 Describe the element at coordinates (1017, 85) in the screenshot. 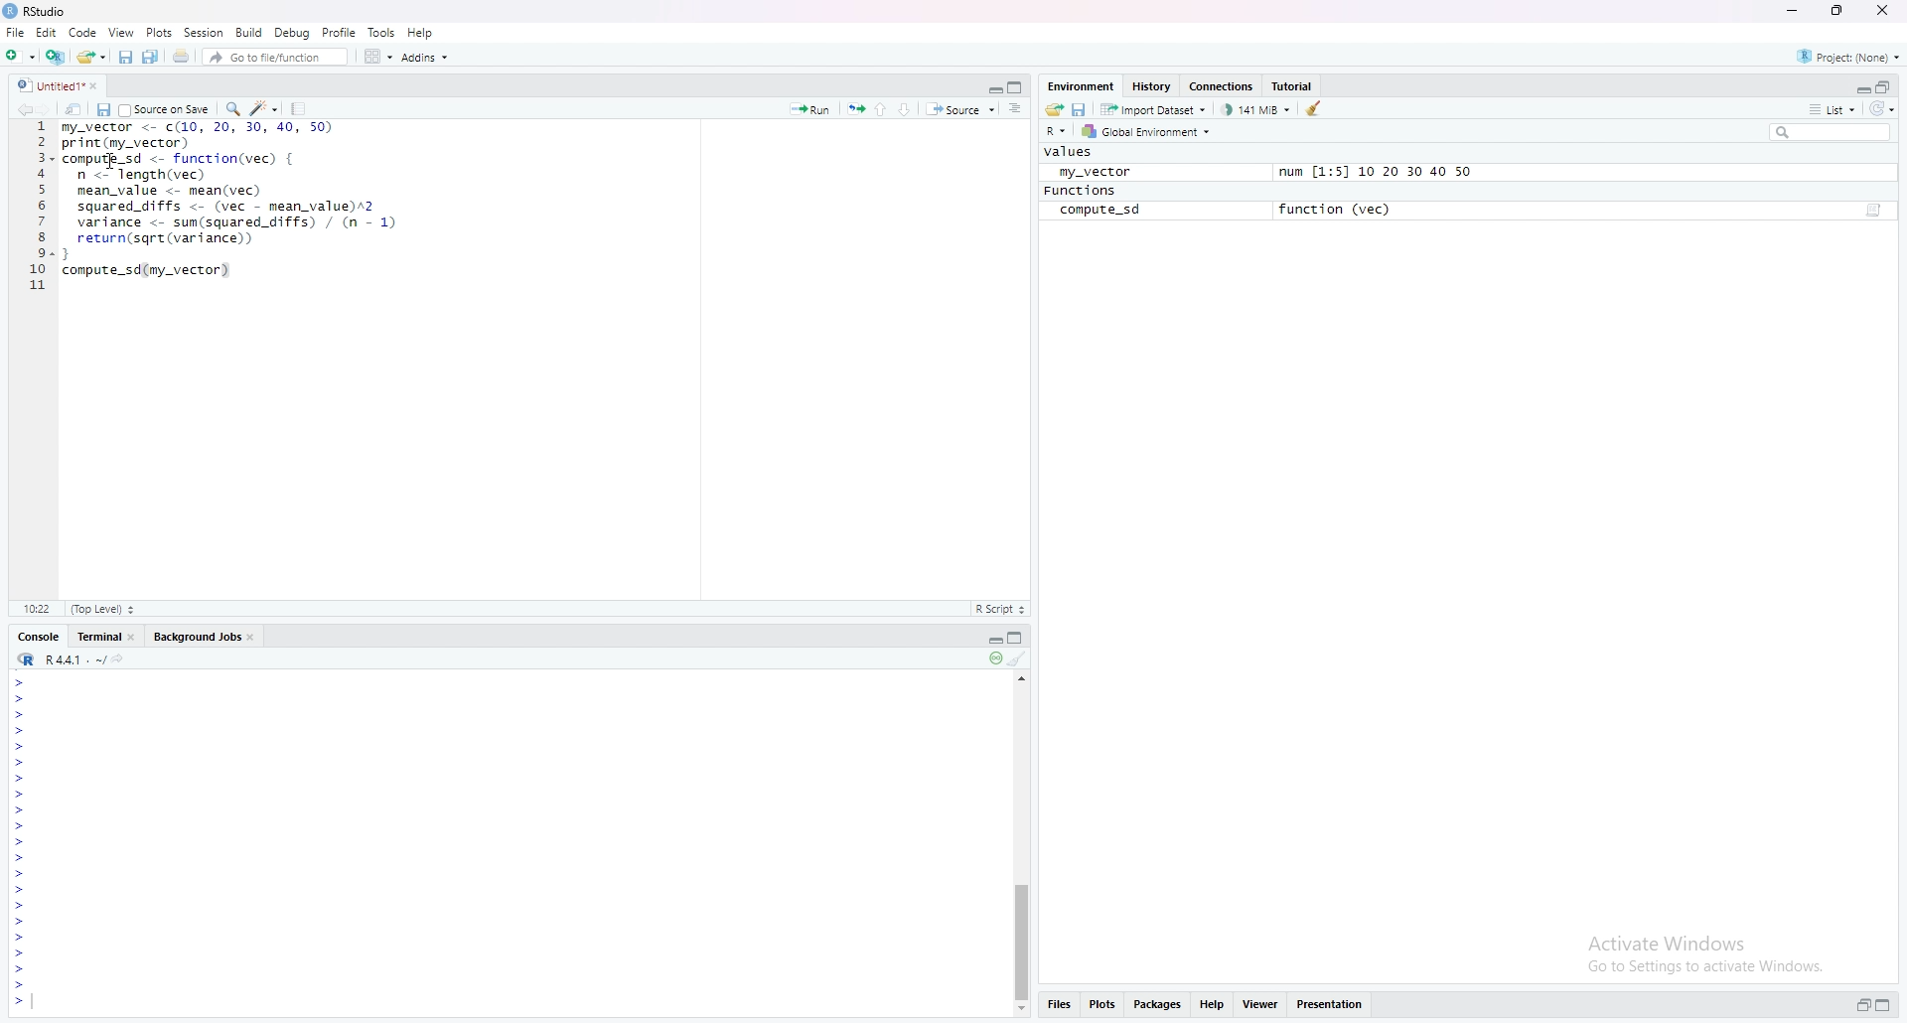

I see `Maximize/Restore` at that location.